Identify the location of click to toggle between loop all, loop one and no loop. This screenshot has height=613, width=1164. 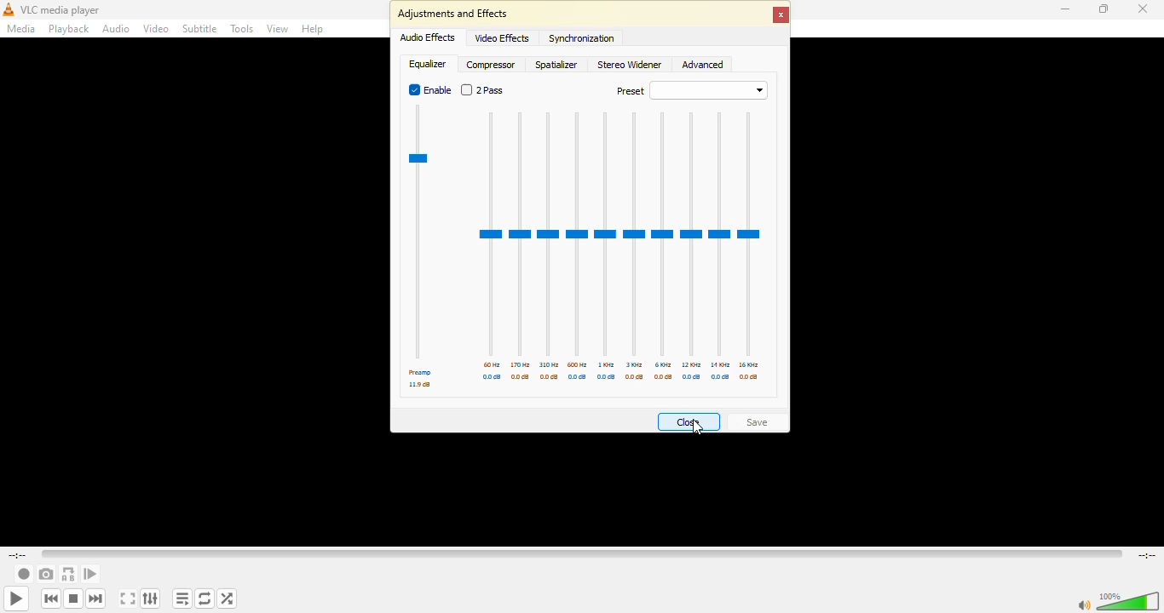
(205, 599).